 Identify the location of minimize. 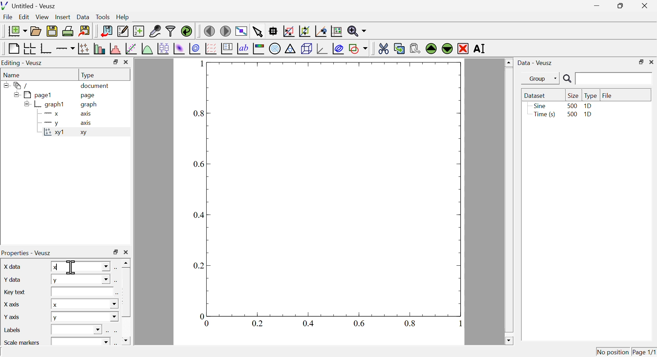
(595, 6).